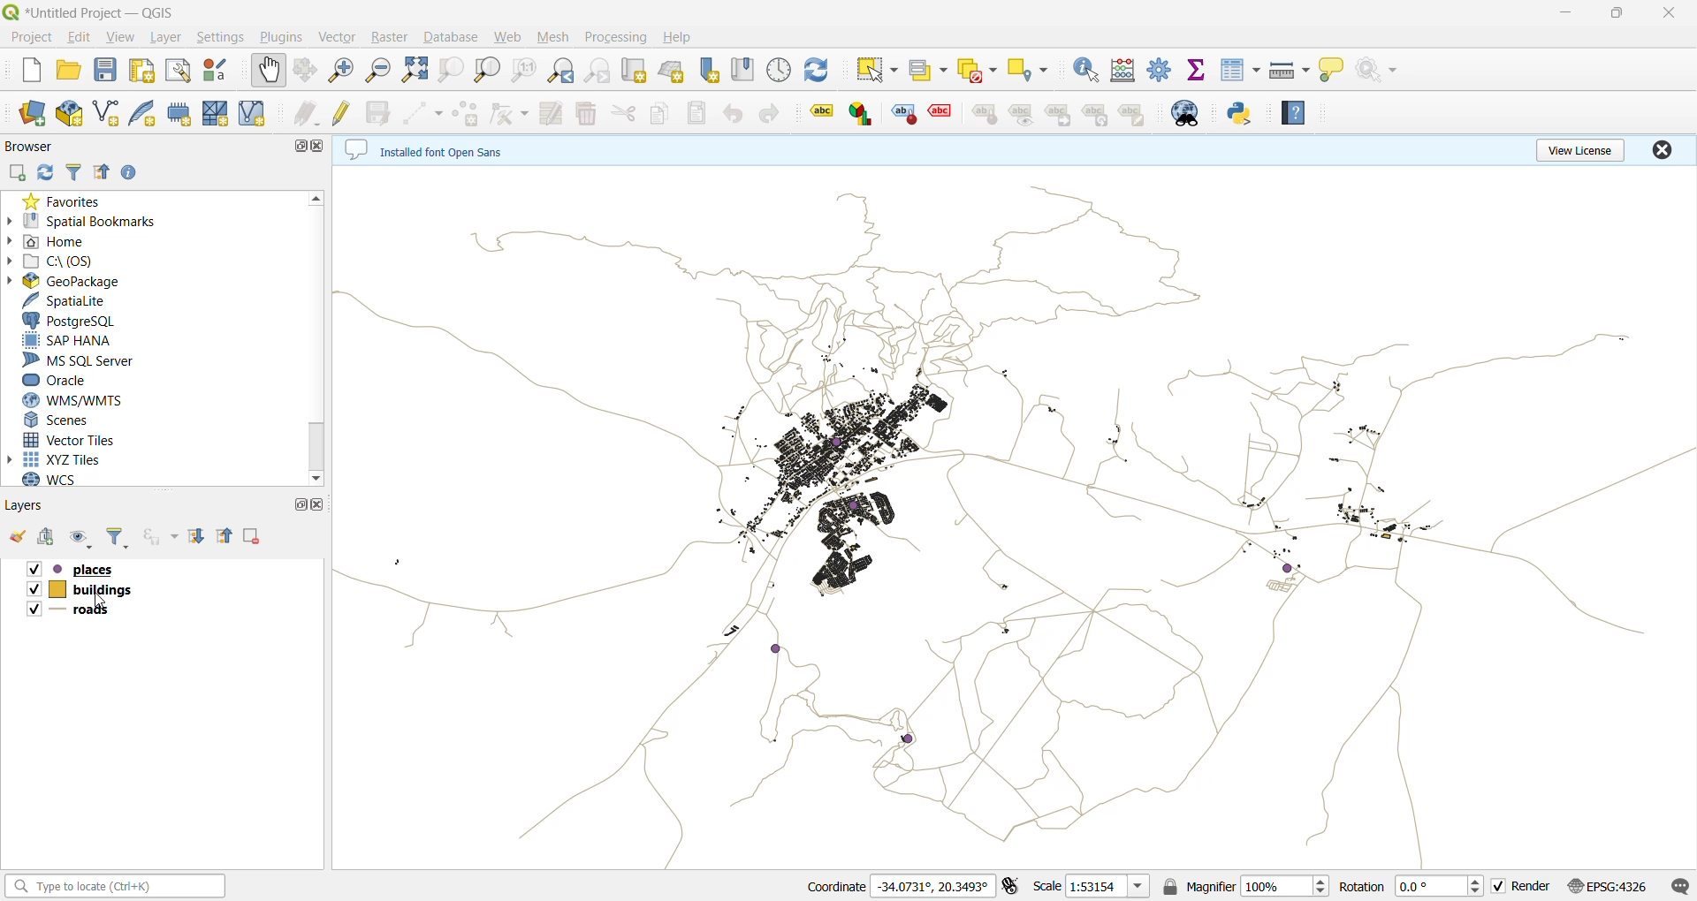 This screenshot has height=901, width=1697. What do you see at coordinates (199, 537) in the screenshot?
I see `expand all` at bounding box center [199, 537].